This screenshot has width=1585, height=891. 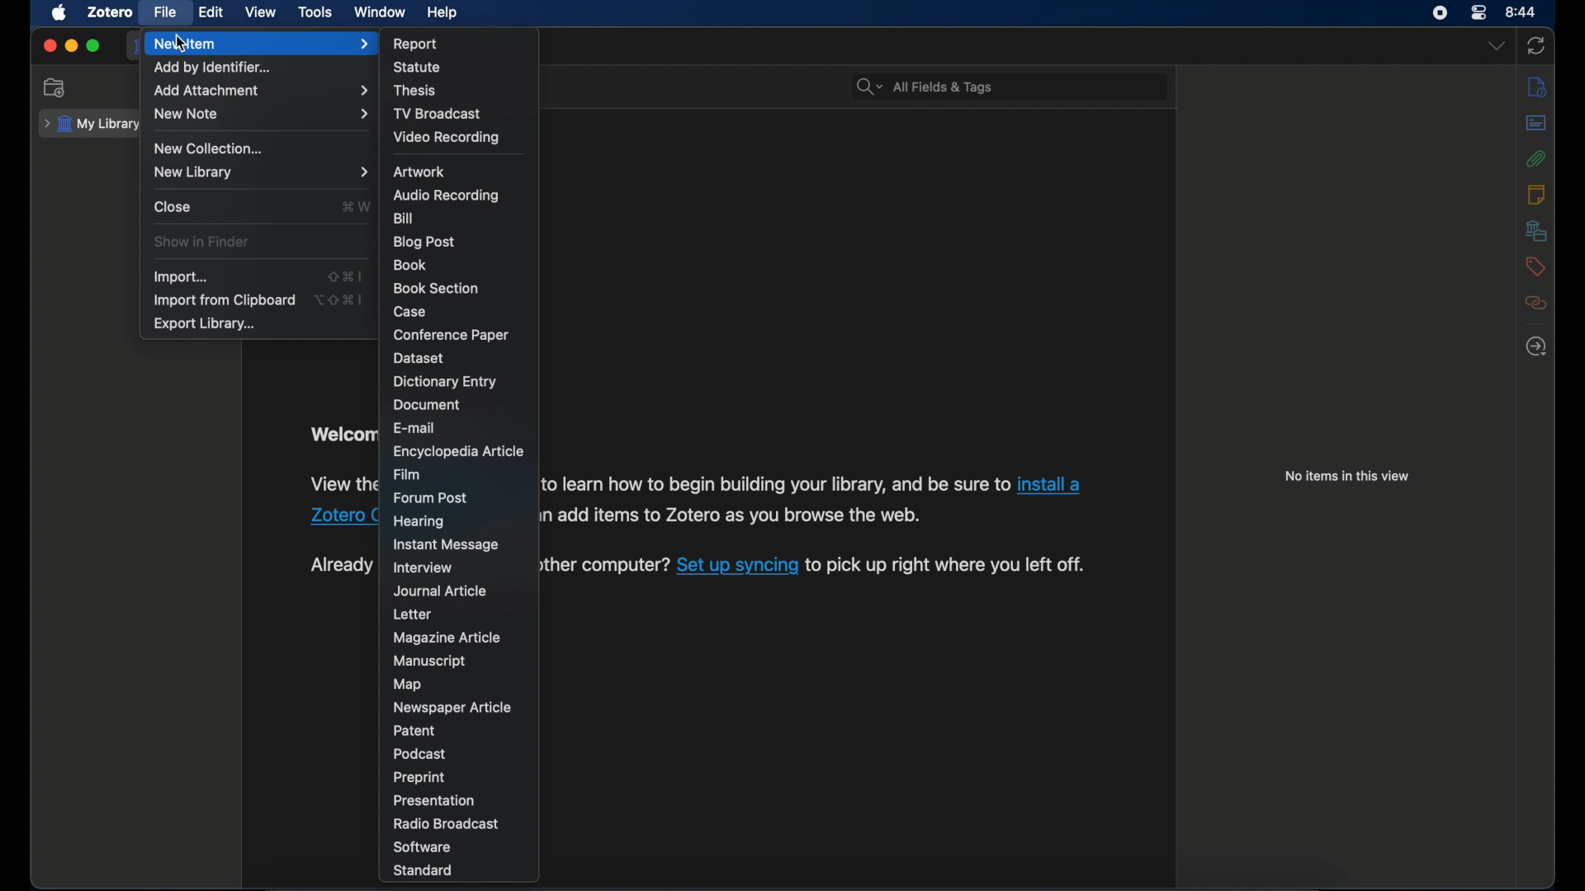 I want to click on add by identifier, so click(x=216, y=68).